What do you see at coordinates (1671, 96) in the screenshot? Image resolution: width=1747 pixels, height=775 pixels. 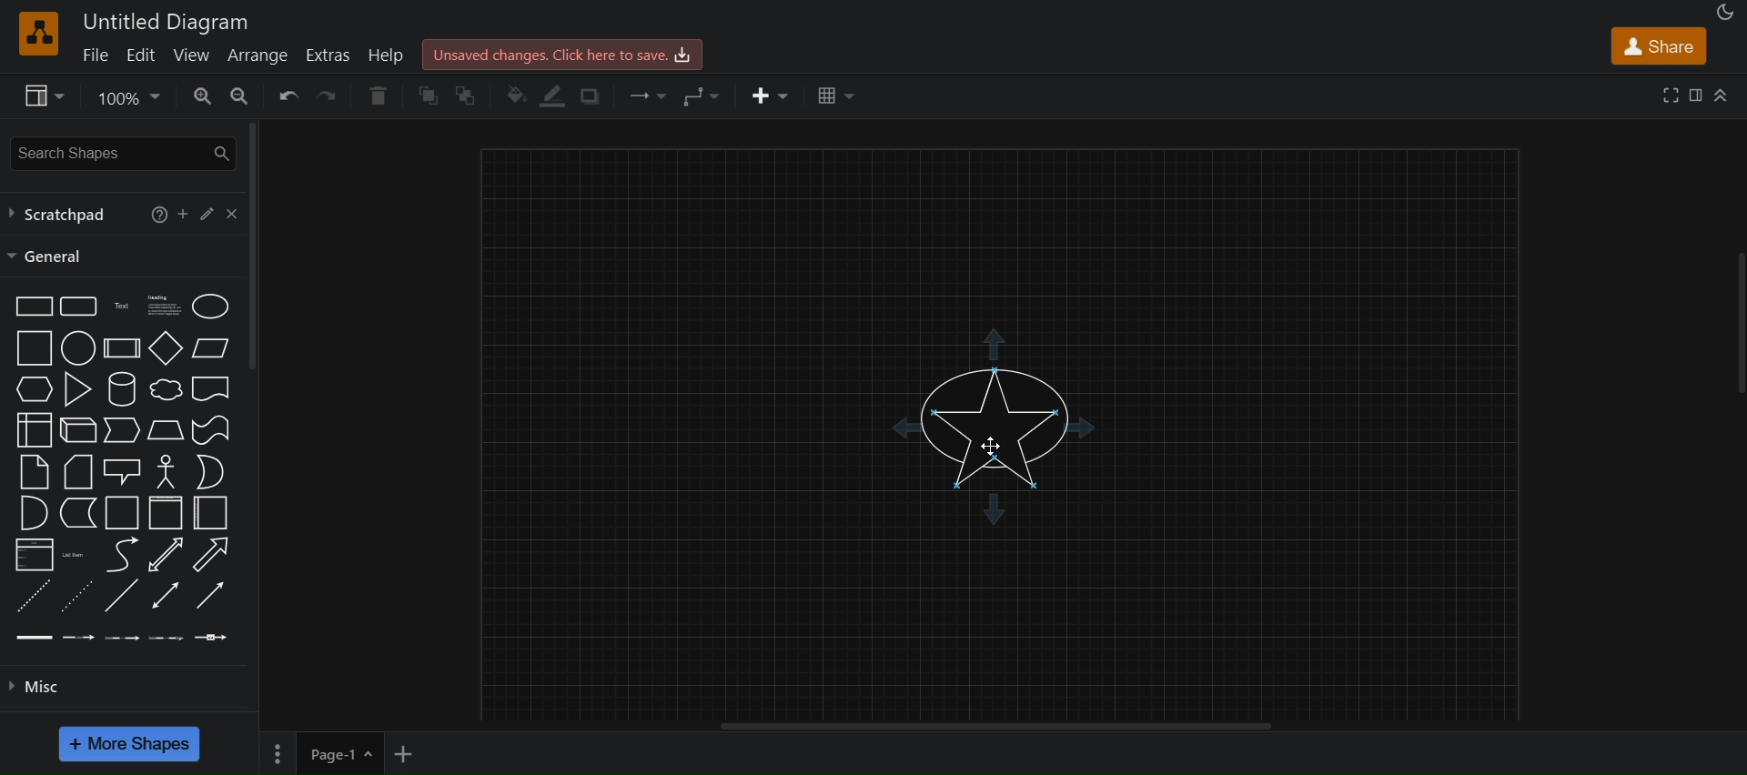 I see `fullscreen` at bounding box center [1671, 96].